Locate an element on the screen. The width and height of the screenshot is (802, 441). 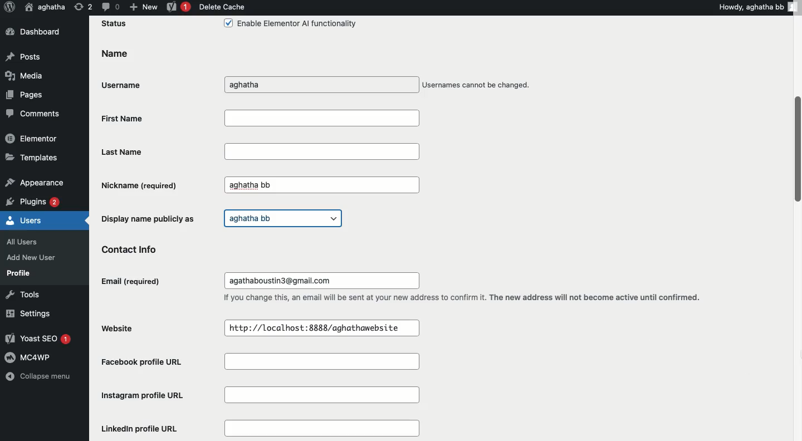
Settings is located at coordinates (26, 313).